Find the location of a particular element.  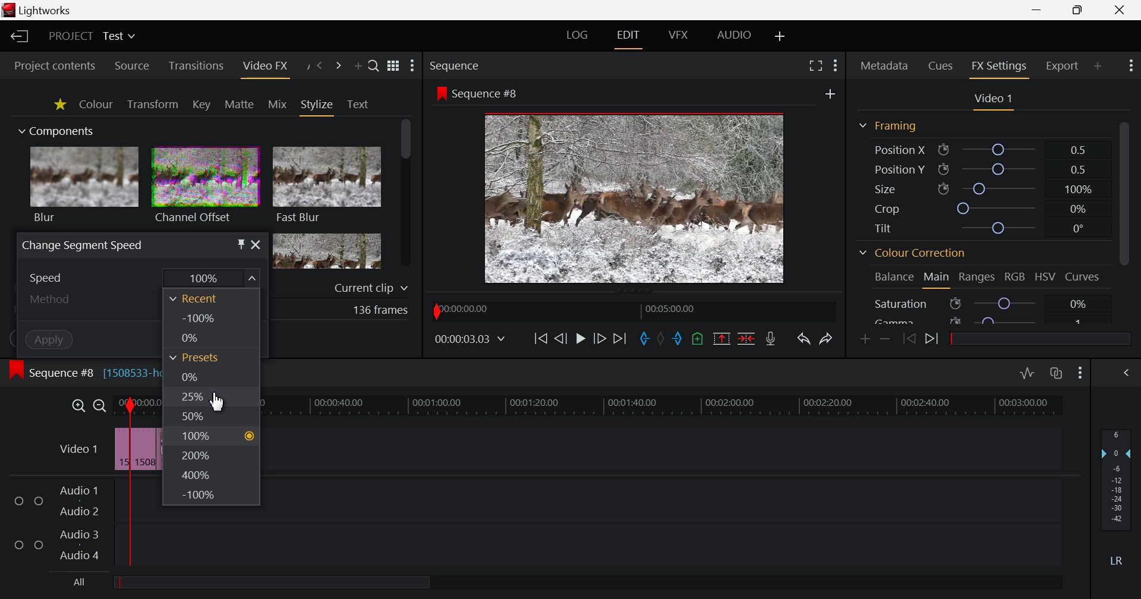

Tilt is located at coordinates (978, 228).